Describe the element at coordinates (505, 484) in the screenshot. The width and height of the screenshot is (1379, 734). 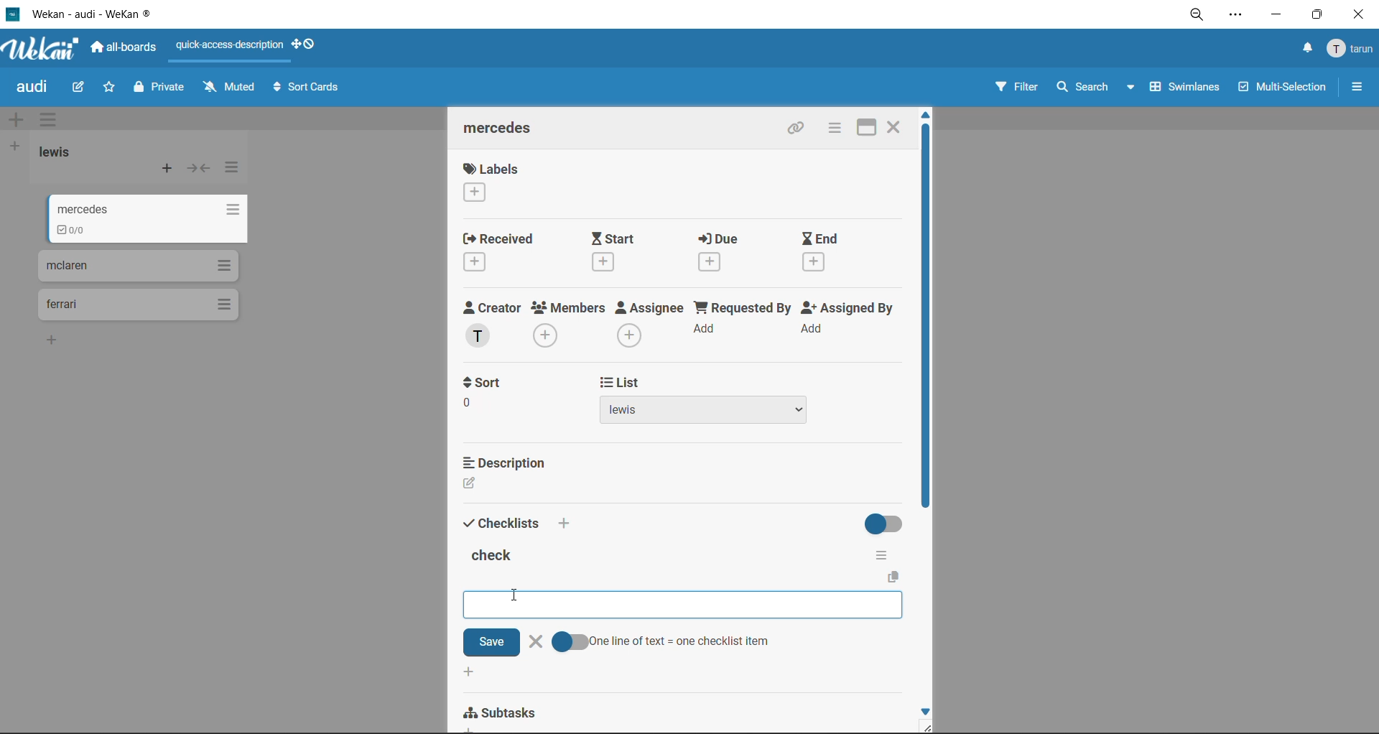
I see `description` at that location.